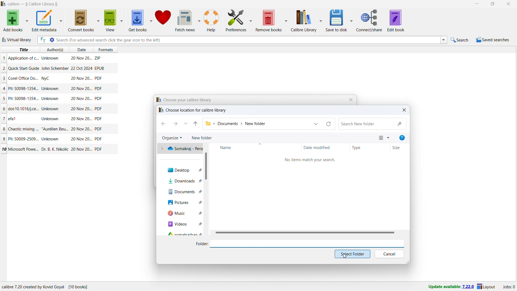 This screenshot has width=517, height=291. What do you see at coordinates (99, 119) in the screenshot?
I see `PDF` at bounding box center [99, 119].